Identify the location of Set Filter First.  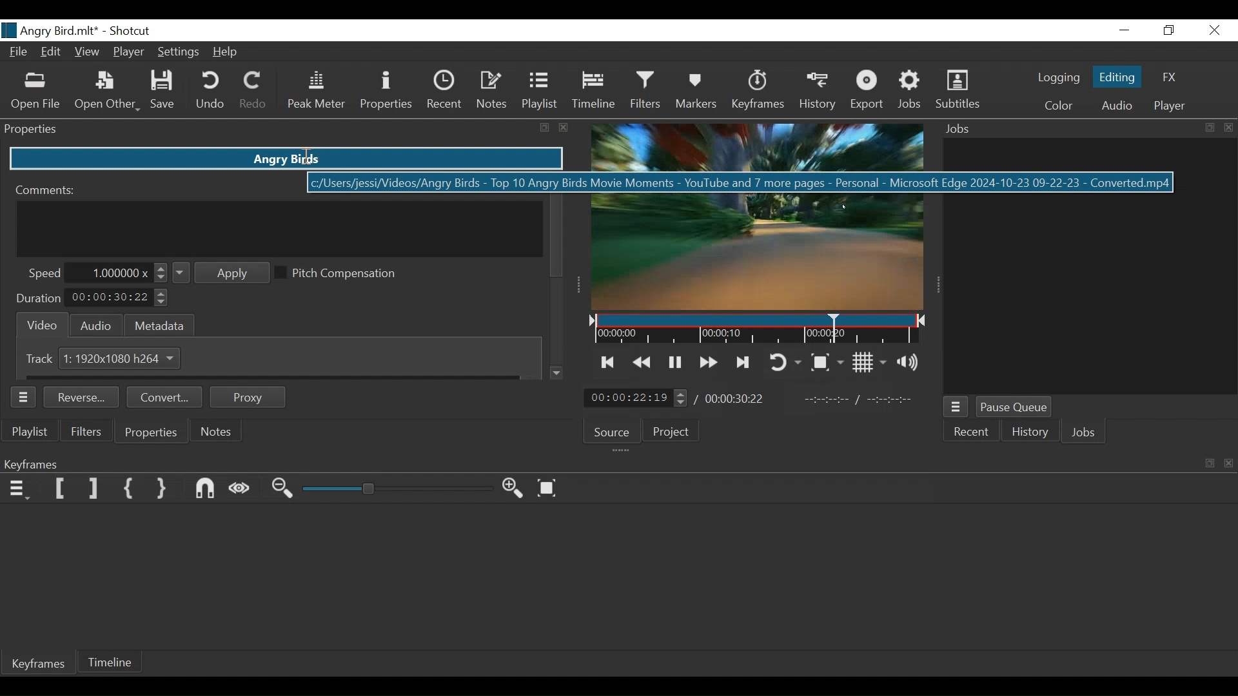
(59, 489).